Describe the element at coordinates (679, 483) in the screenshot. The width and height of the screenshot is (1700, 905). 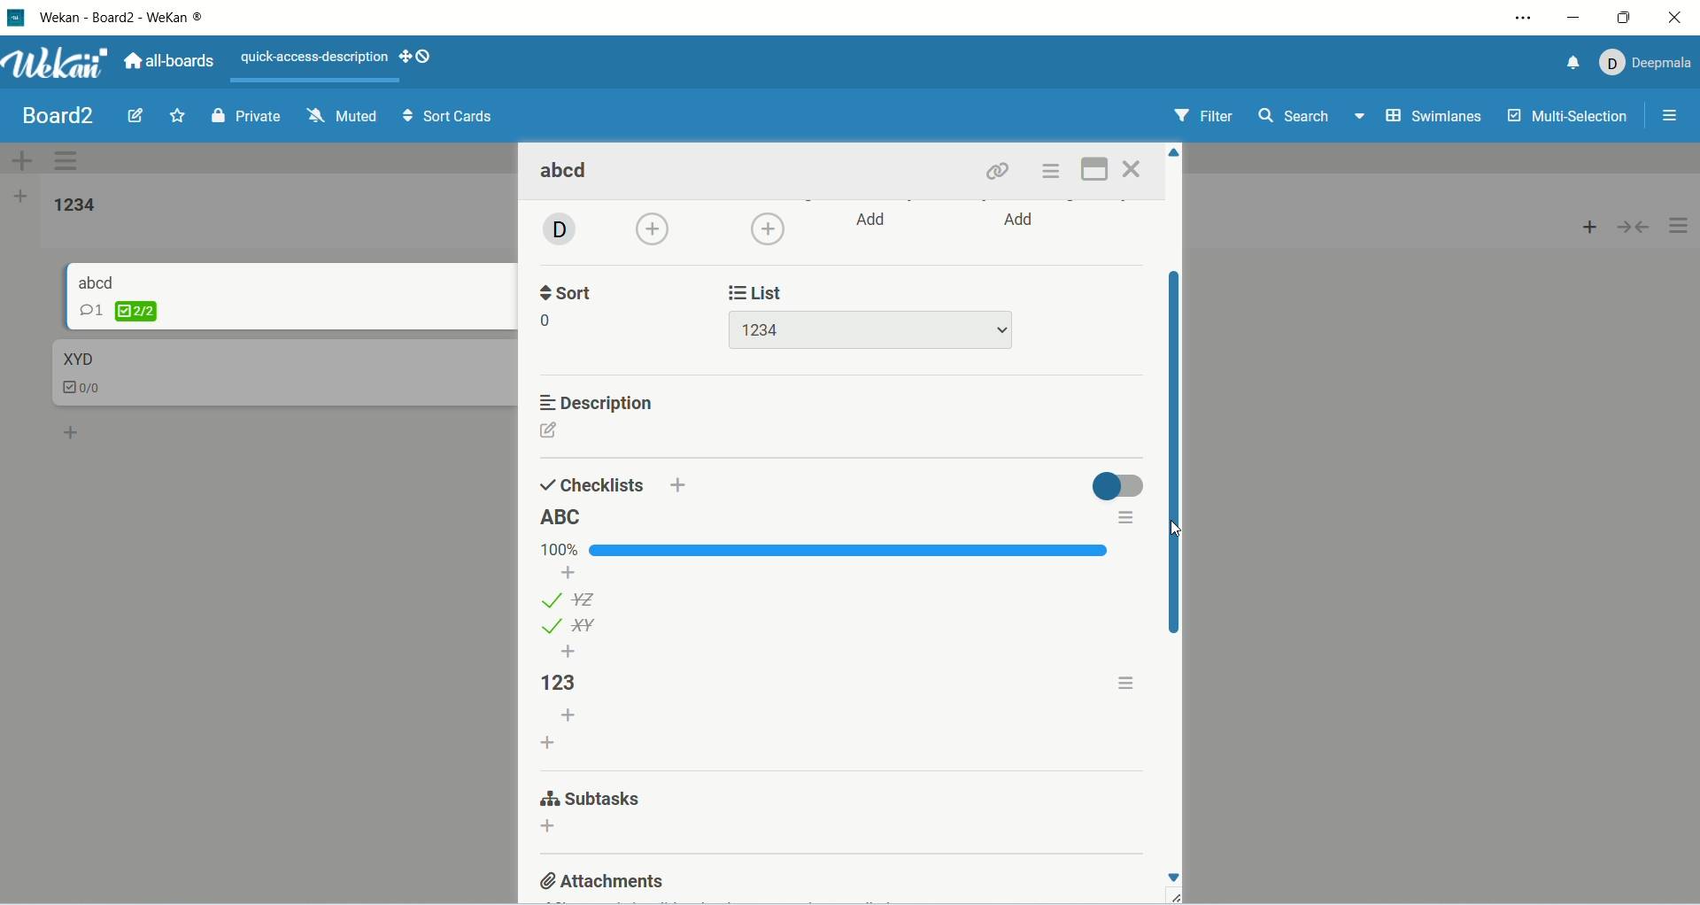
I see `add` at that location.